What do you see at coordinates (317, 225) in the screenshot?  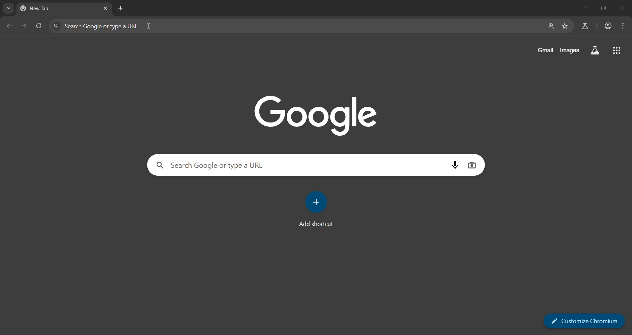 I see `Add shortcut` at bounding box center [317, 225].